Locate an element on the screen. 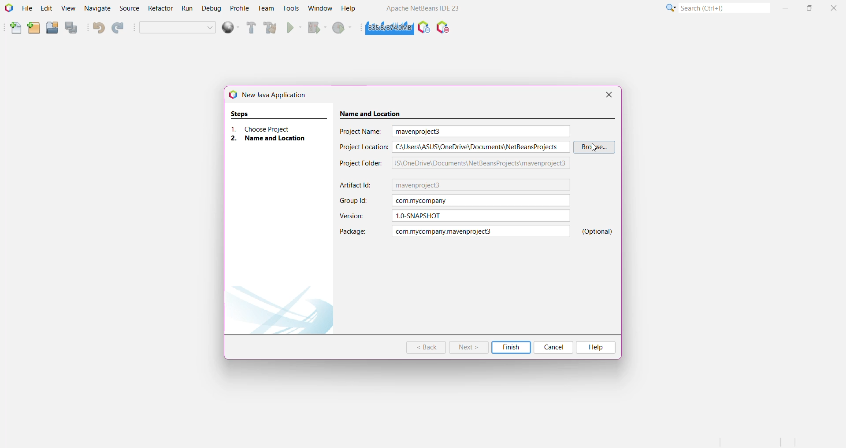 This screenshot has width=846, height=448. Help is located at coordinates (596, 347).